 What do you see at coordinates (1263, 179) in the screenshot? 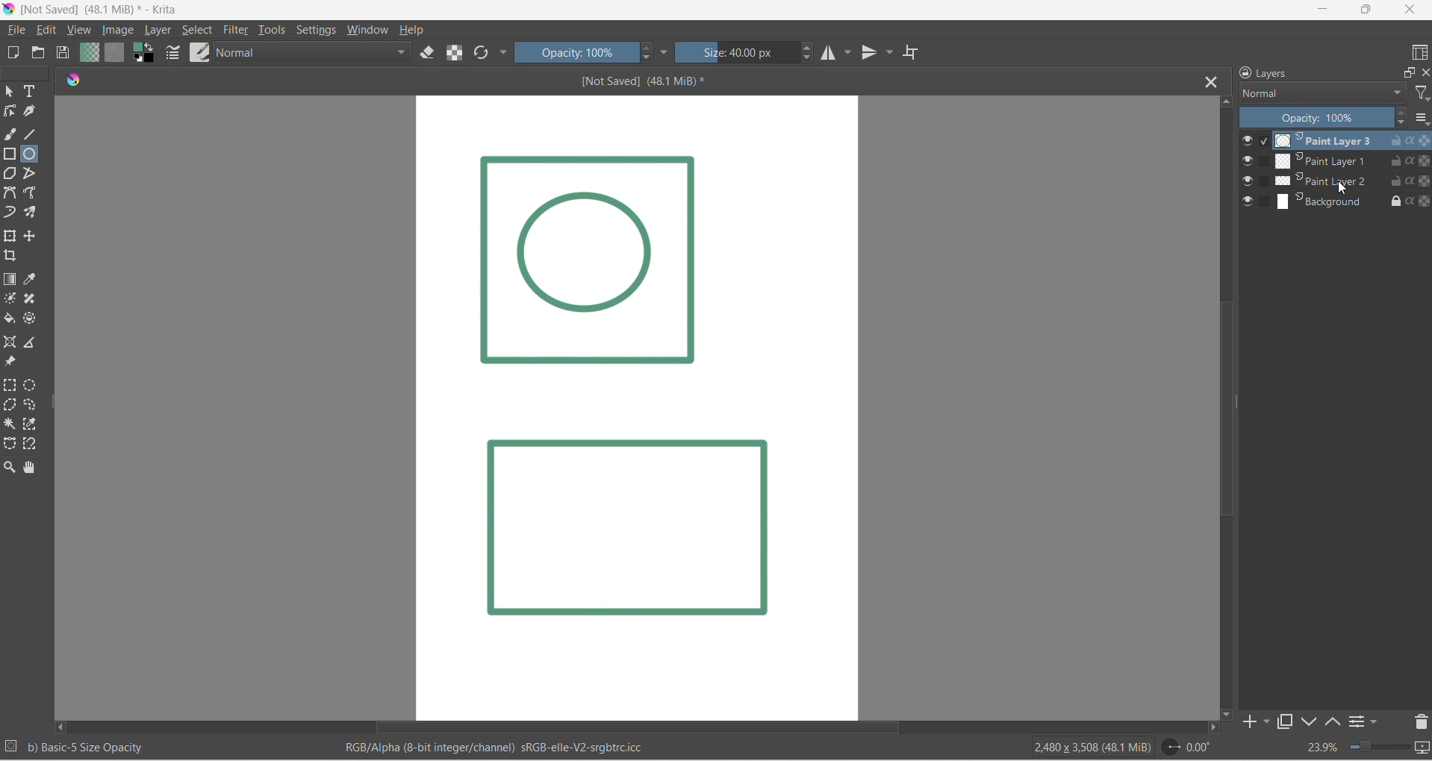
I see `checkbox` at bounding box center [1263, 179].